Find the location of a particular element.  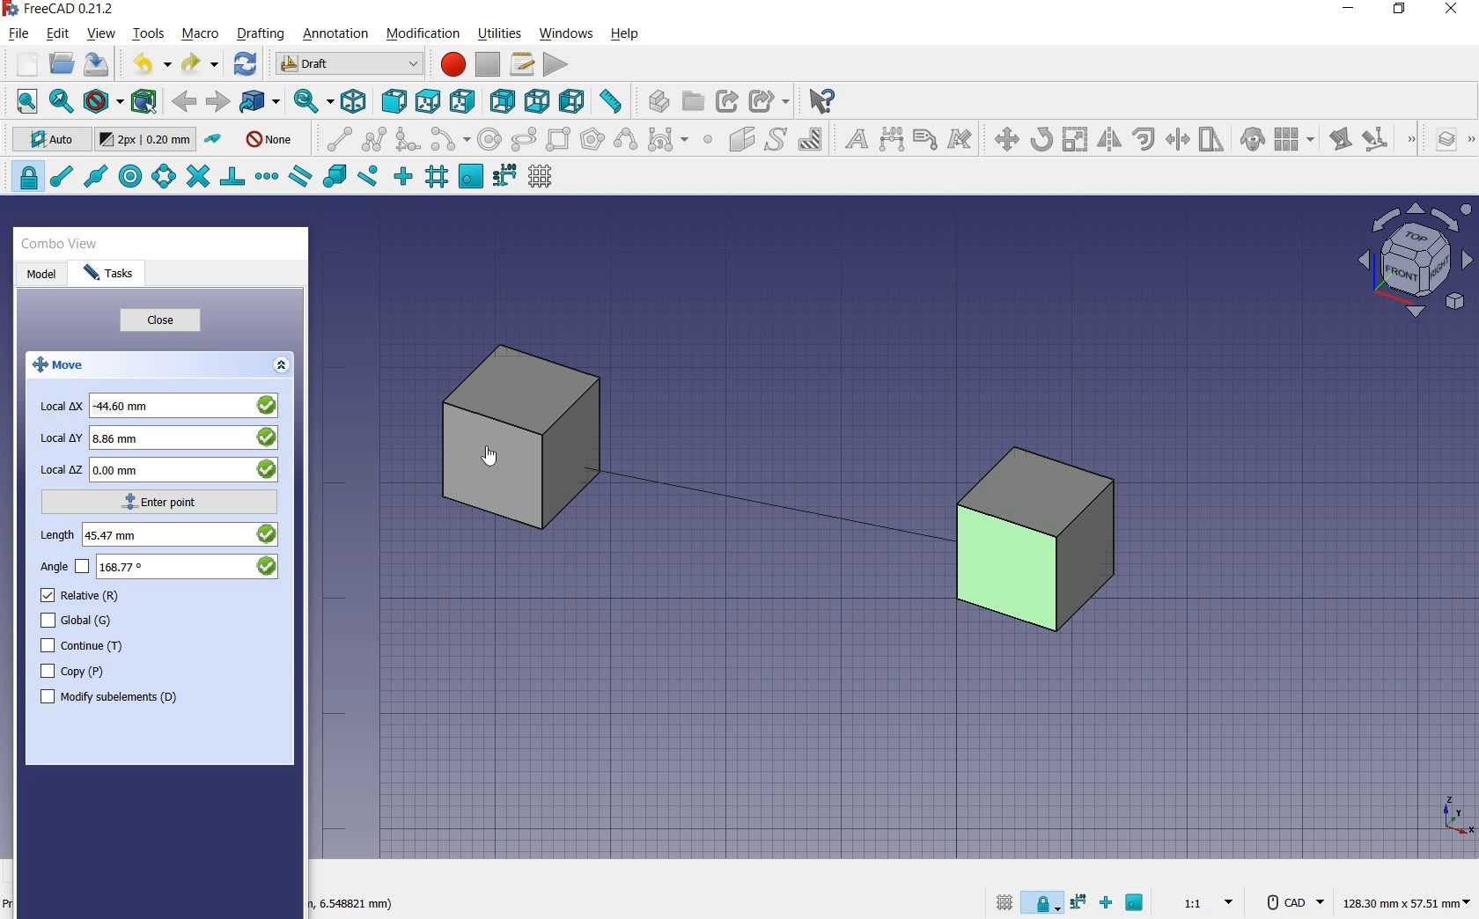

move is located at coordinates (1003, 138).